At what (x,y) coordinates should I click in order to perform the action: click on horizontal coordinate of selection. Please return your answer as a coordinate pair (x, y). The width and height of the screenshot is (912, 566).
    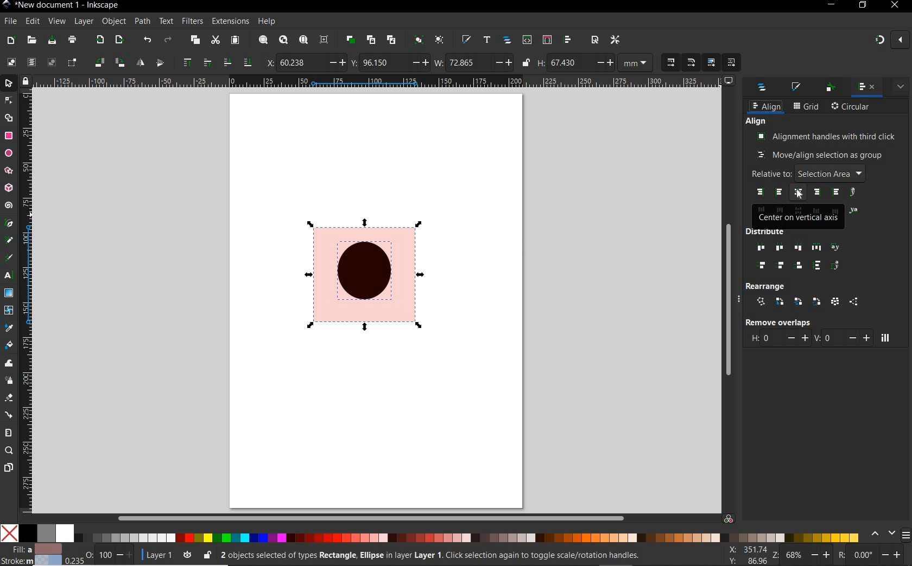
    Looking at the image, I should click on (306, 63).